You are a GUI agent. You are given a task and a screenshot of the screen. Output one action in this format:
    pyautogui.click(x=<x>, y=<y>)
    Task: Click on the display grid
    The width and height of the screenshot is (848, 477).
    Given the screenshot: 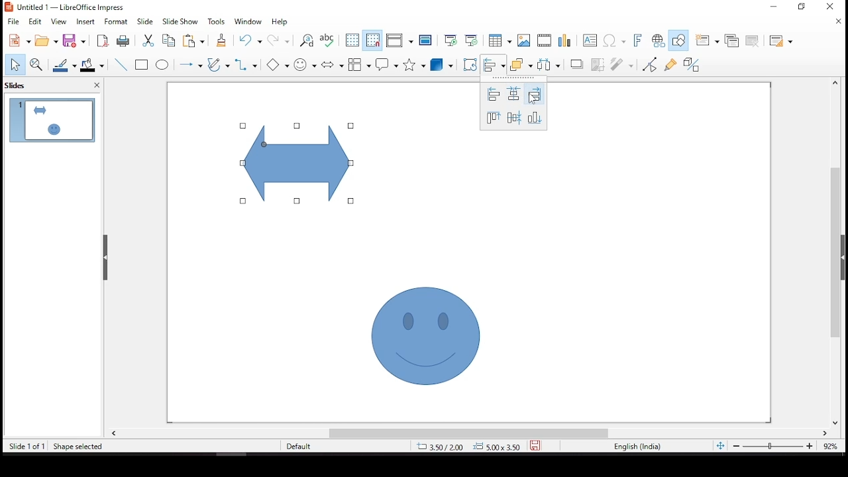 What is the action you would take?
    pyautogui.click(x=352, y=41)
    